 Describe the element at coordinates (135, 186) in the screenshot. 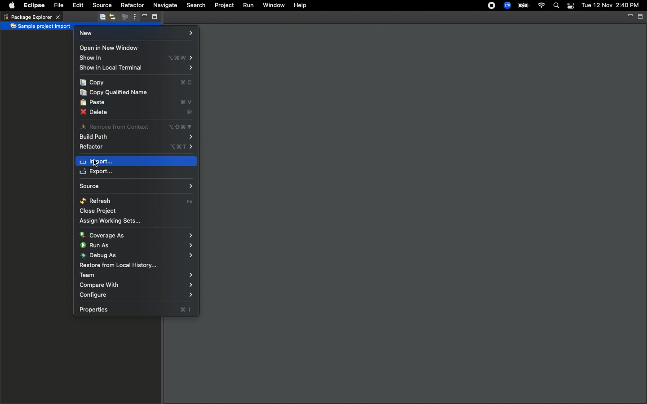

I see `Source` at that location.